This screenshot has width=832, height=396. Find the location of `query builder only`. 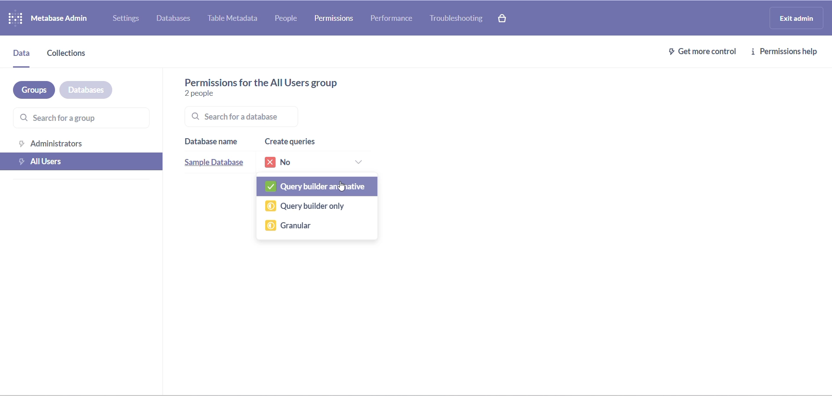

query builder only is located at coordinates (315, 207).